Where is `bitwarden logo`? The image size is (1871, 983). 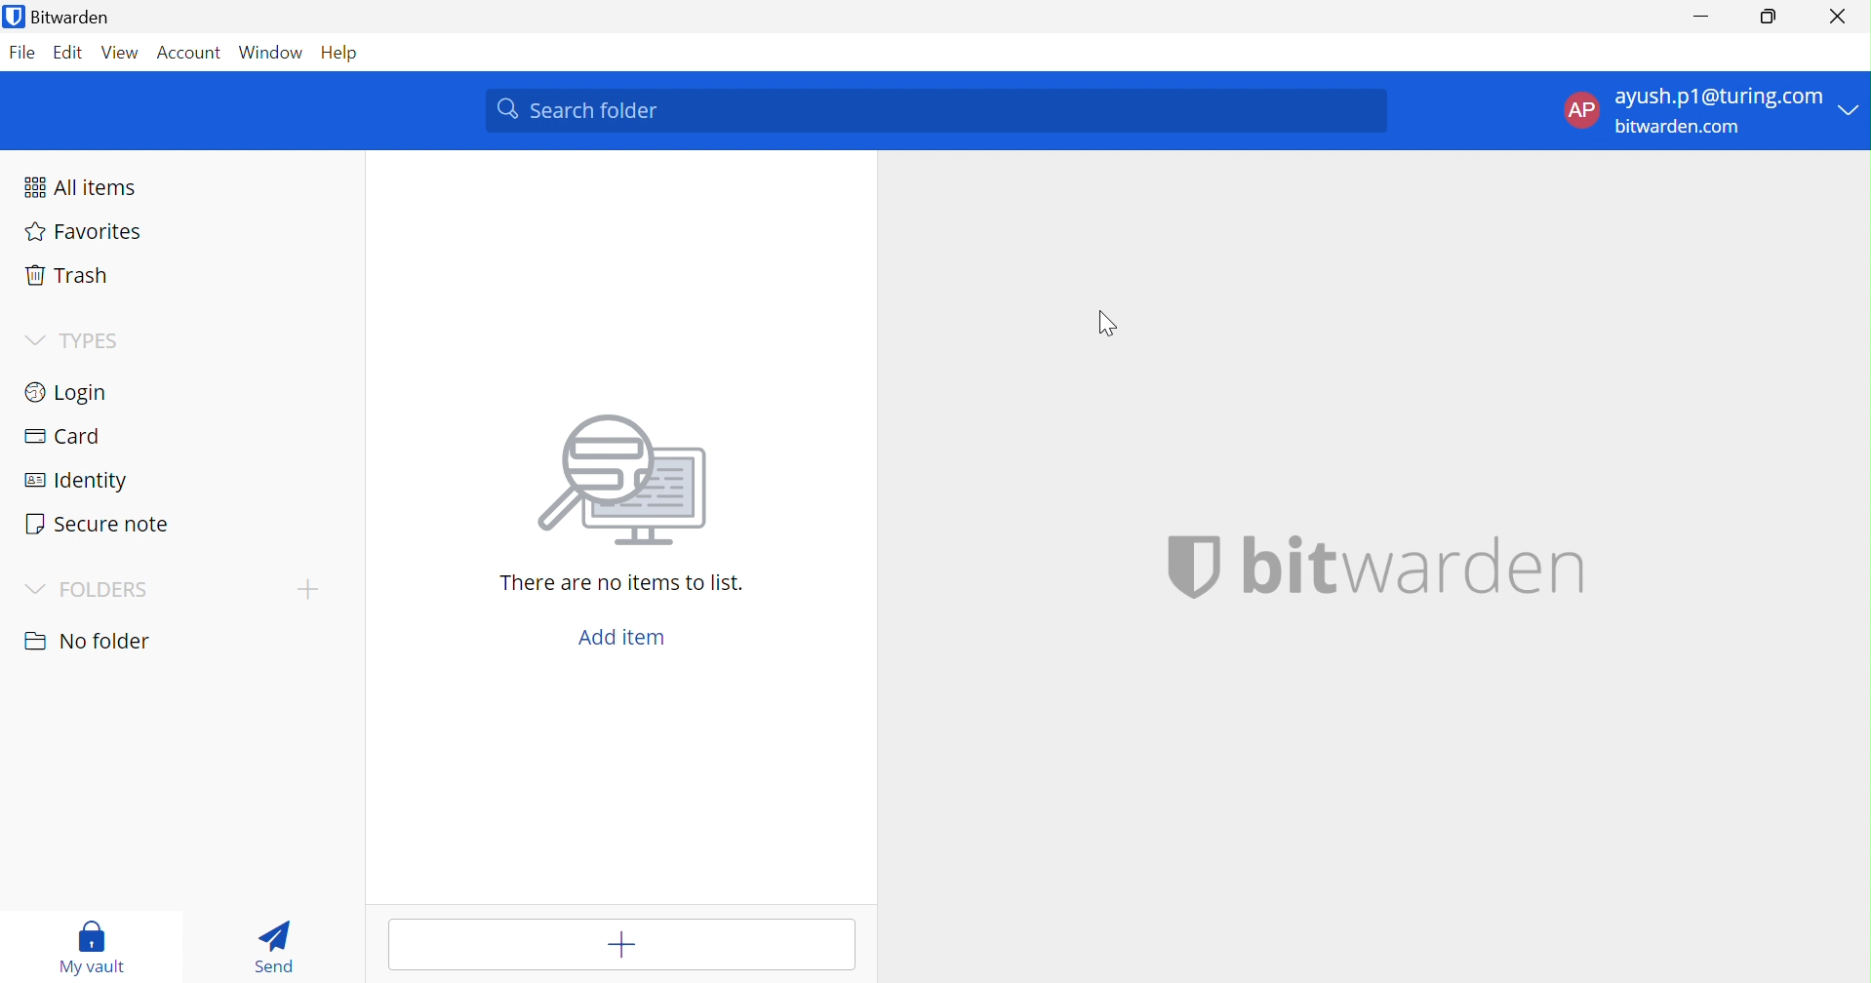
bitwarden logo is located at coordinates (1174, 567).